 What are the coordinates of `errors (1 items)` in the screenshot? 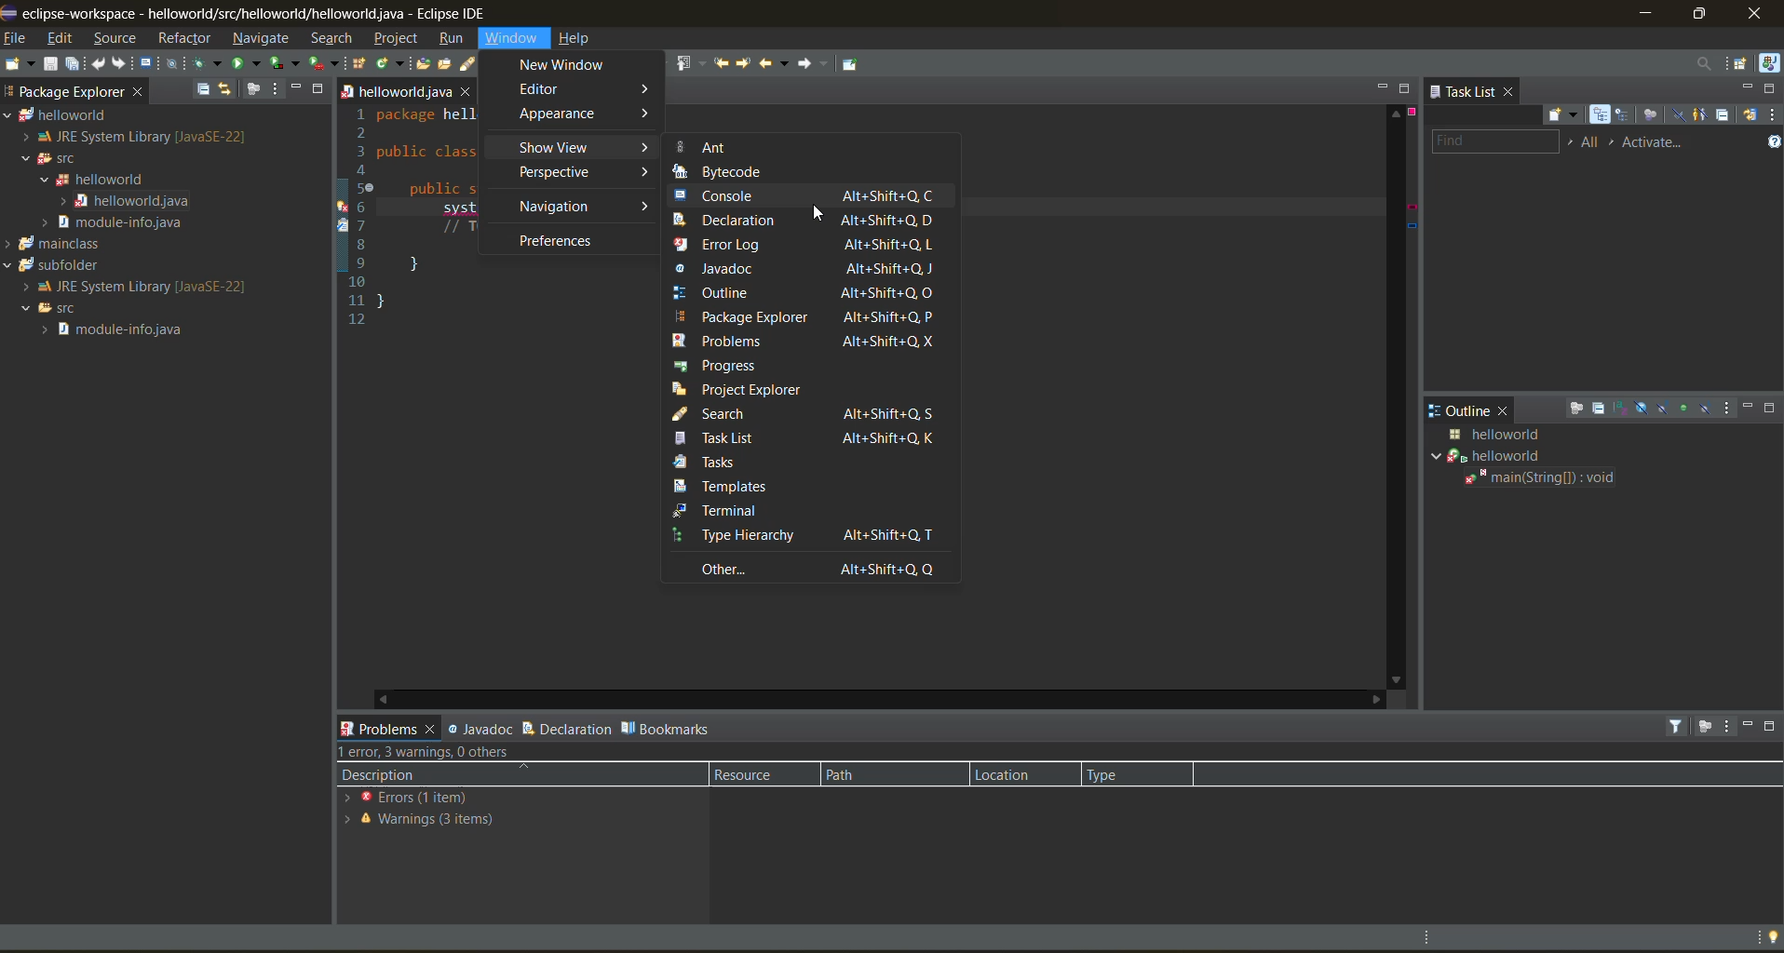 It's located at (435, 801).